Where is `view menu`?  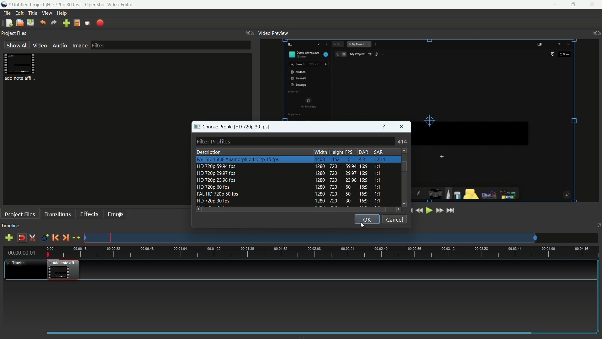 view menu is located at coordinates (47, 13).